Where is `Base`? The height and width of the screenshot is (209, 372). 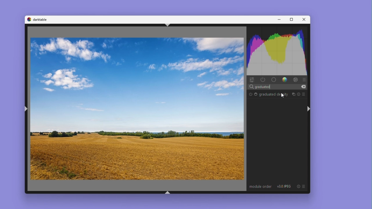
Base is located at coordinates (256, 95).